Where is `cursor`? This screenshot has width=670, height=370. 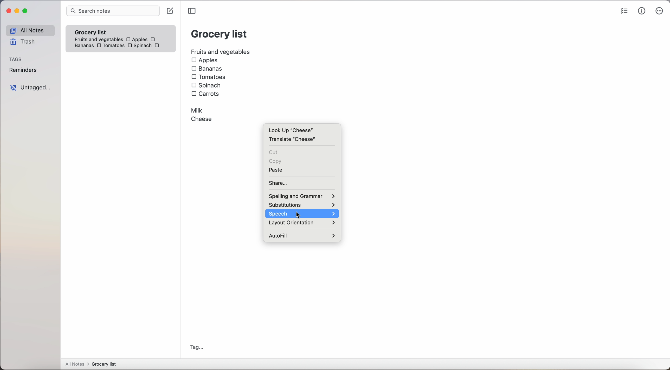
cursor is located at coordinates (297, 215).